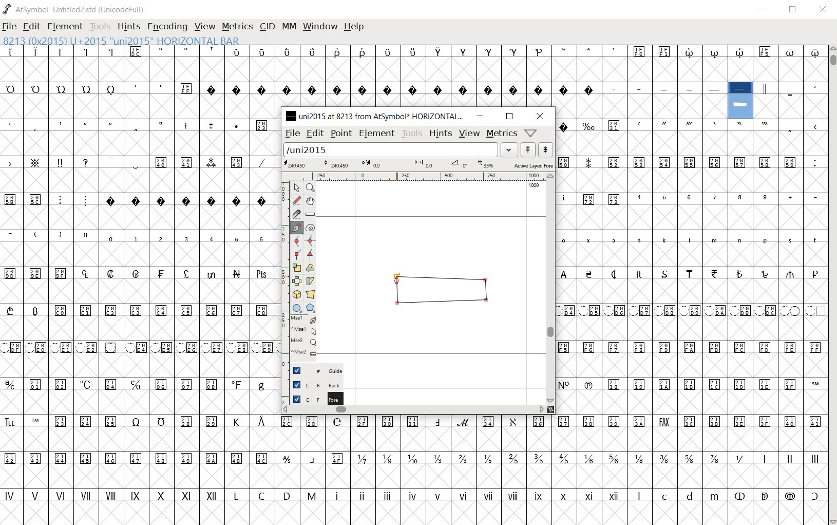 This screenshot has height=525, width=837. What do you see at coordinates (138, 284) in the screenshot?
I see `GLYPHS` at bounding box center [138, 284].